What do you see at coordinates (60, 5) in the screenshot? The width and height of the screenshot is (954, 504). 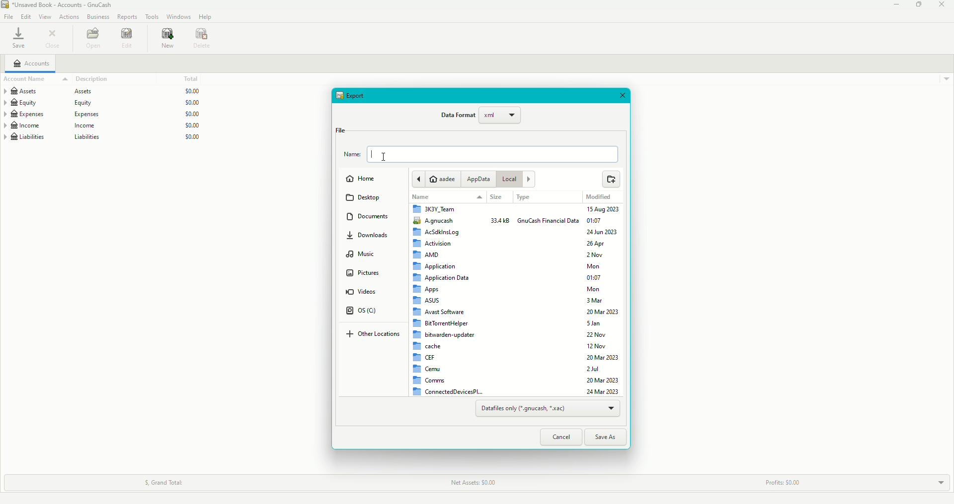 I see `Unnamed Book - Accounts - GnuCash` at bounding box center [60, 5].